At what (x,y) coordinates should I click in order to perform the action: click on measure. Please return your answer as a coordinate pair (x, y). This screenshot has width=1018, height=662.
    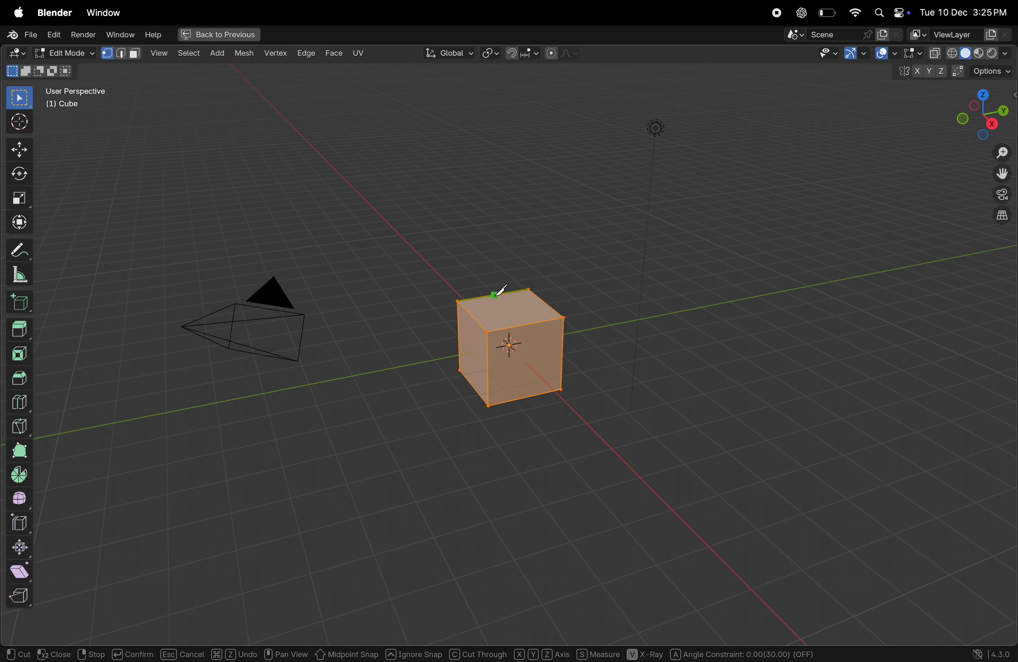
    Looking at the image, I should click on (20, 276).